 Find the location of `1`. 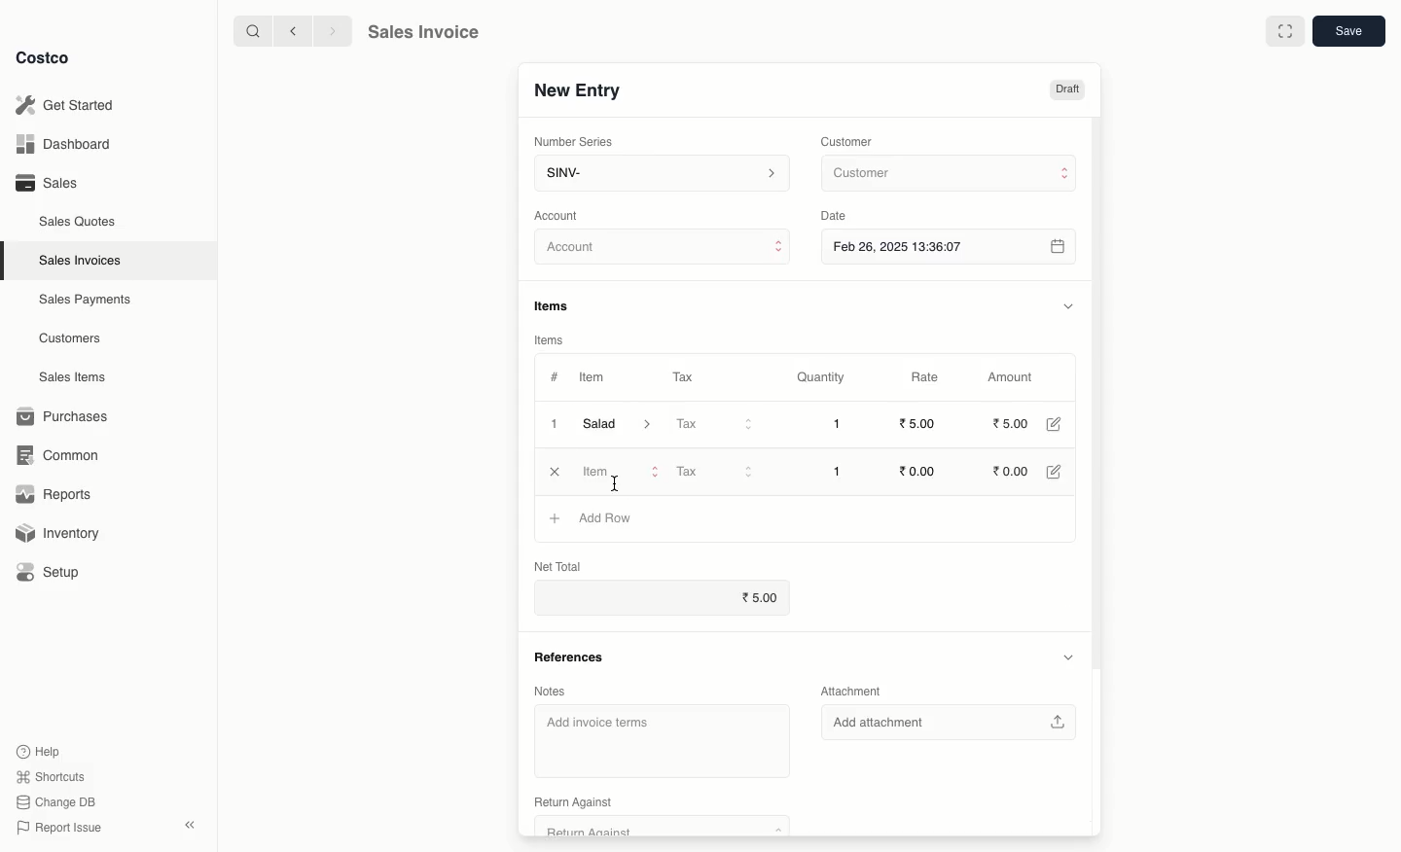

1 is located at coordinates (837, 424).